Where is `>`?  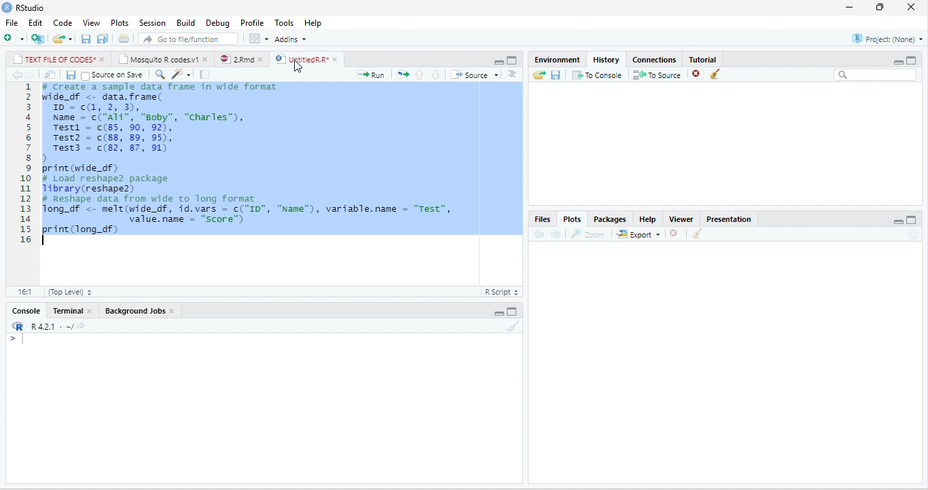 > is located at coordinates (16, 339).